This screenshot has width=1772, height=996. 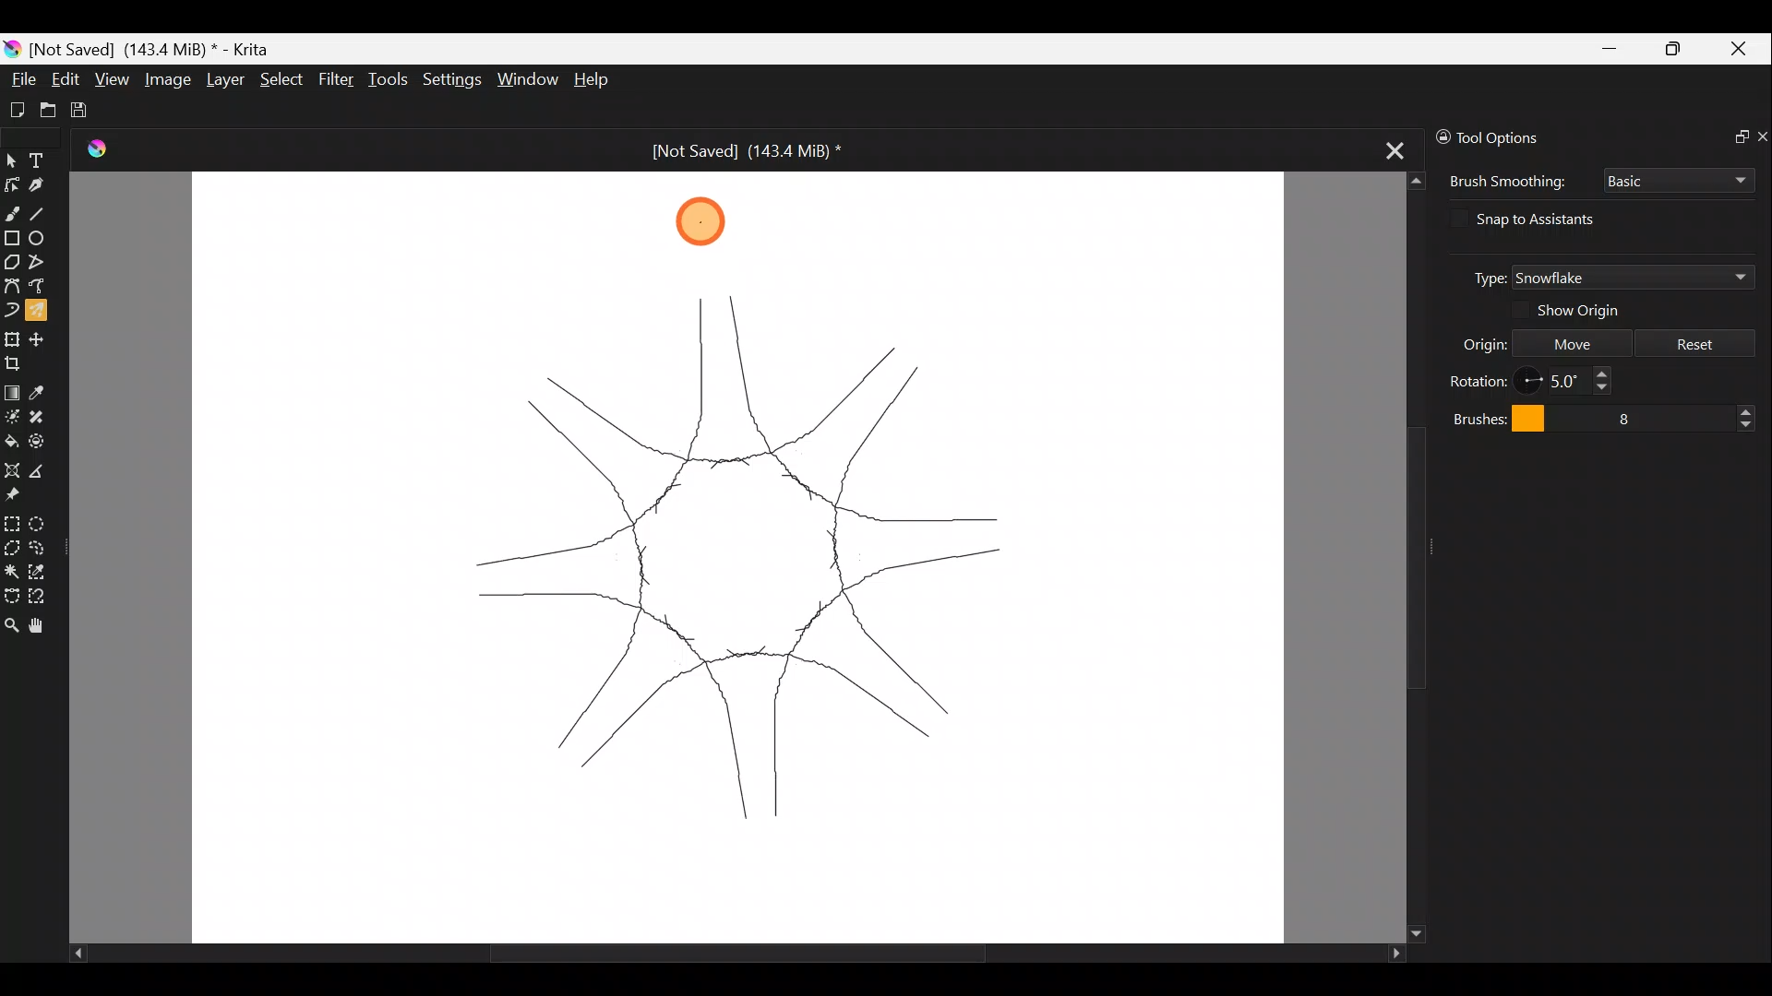 I want to click on Multibrush tool, so click(x=39, y=315).